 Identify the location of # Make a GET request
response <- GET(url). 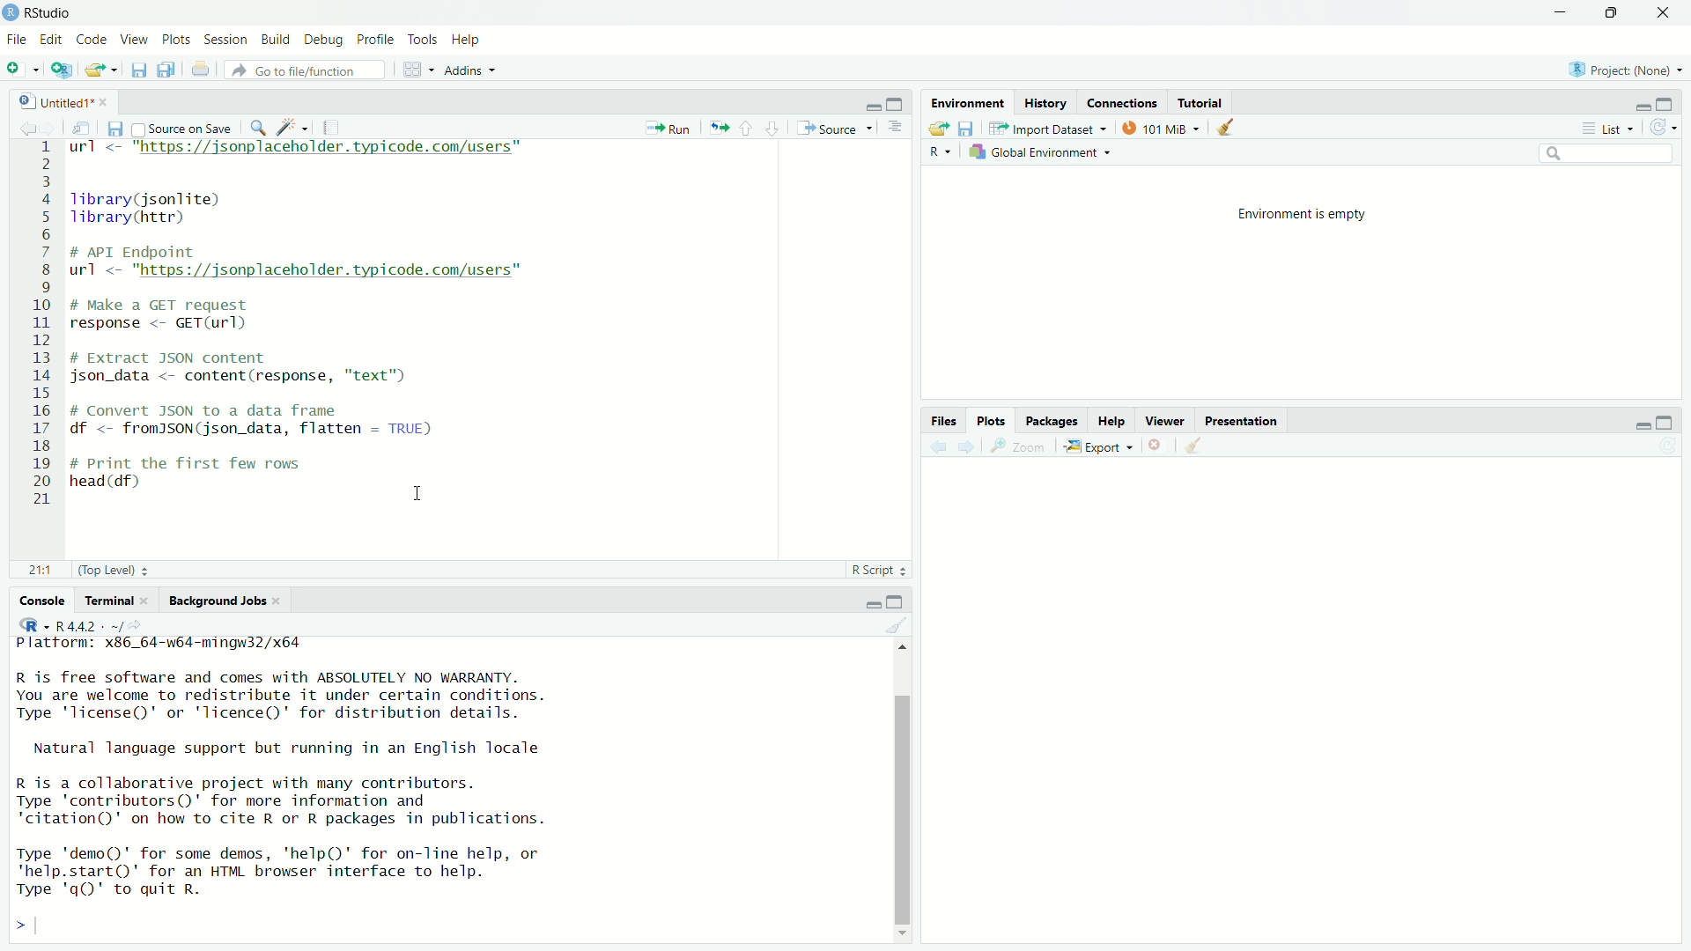
(170, 317).